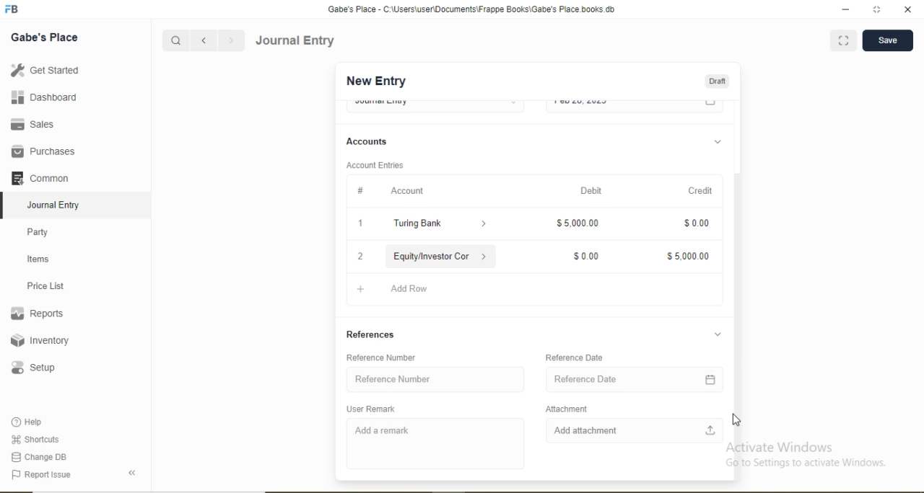 This screenshot has height=493, width=924. What do you see at coordinates (566, 409) in the screenshot?
I see `Attachment` at bounding box center [566, 409].